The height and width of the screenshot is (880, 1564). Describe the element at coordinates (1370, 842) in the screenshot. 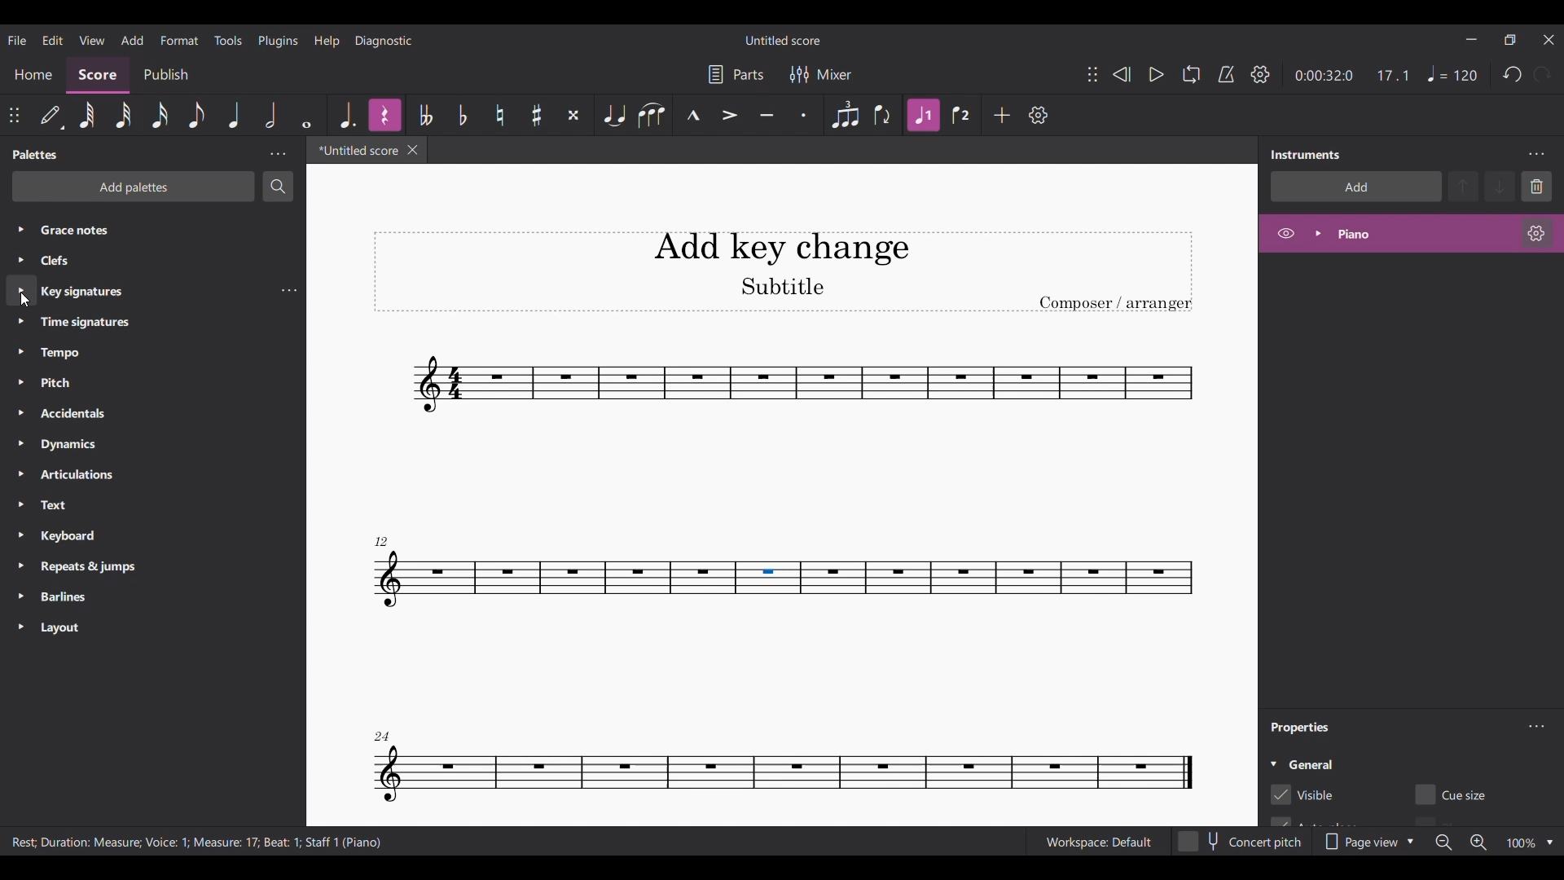

I see `Page view options` at that location.